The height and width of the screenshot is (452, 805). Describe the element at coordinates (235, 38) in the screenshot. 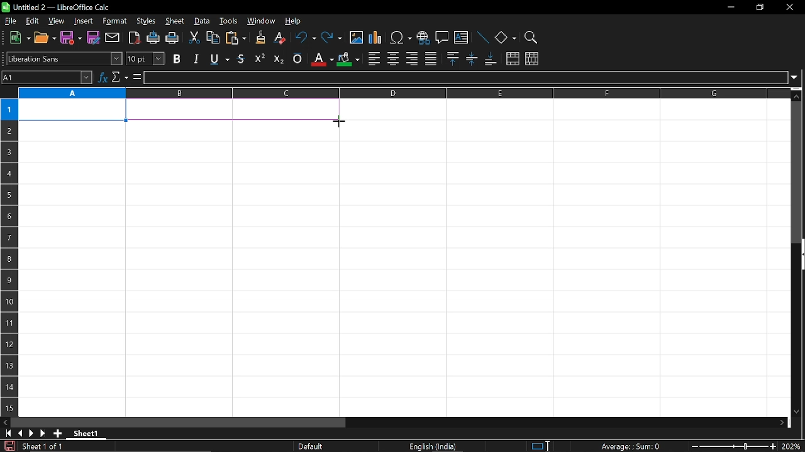

I see `paste` at that location.